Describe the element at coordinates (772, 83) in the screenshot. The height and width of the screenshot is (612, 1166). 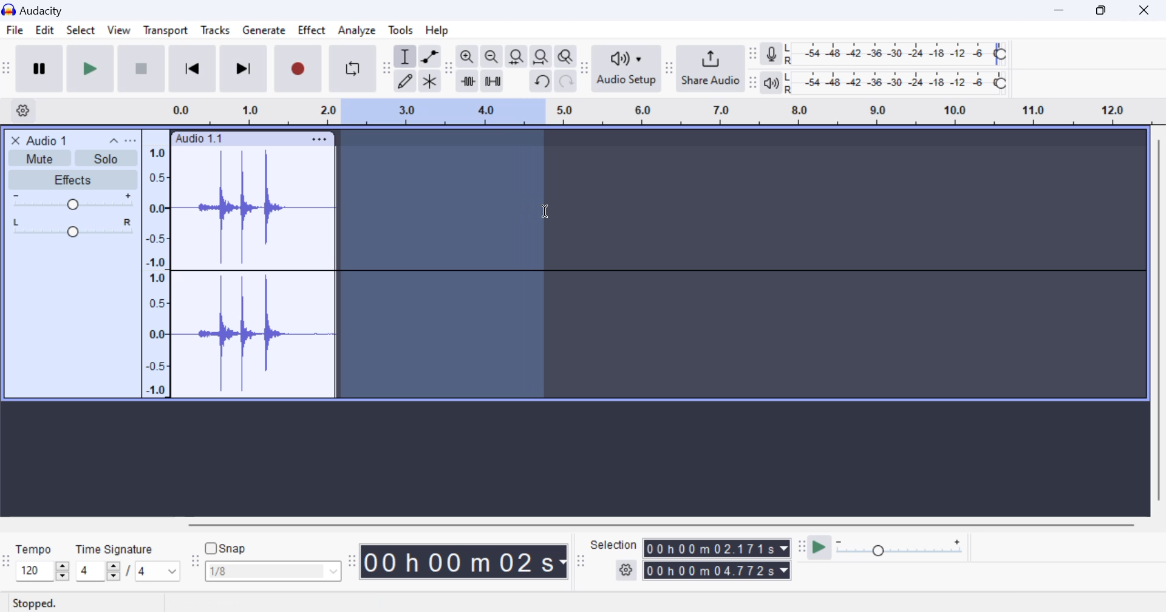
I see `playback meter` at that location.